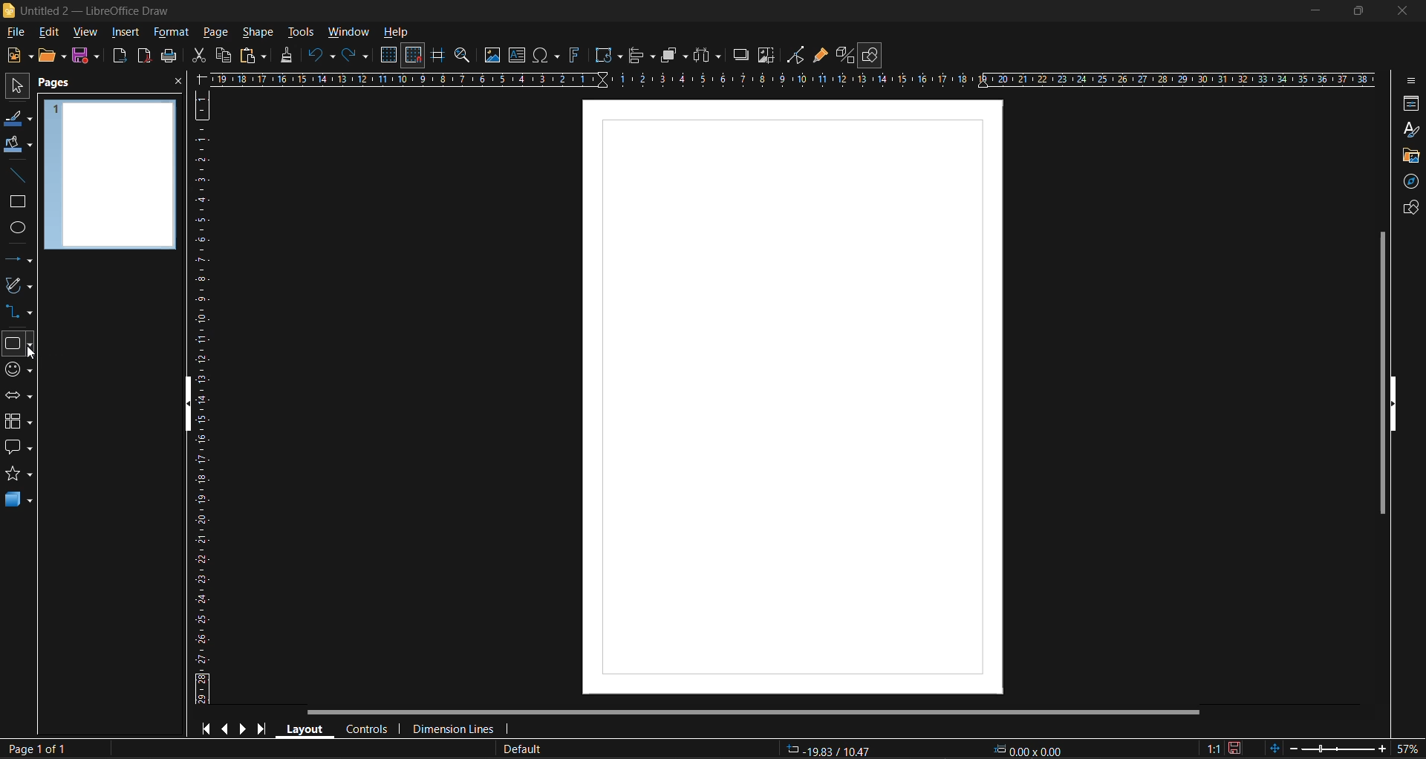 This screenshot has width=1426, height=759. I want to click on cut, so click(201, 56).